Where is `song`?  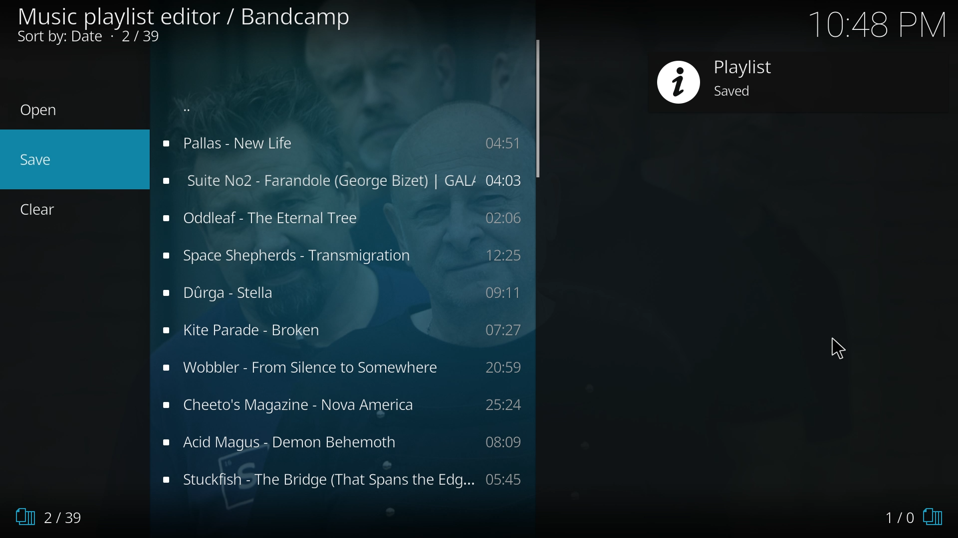 song is located at coordinates (341, 442).